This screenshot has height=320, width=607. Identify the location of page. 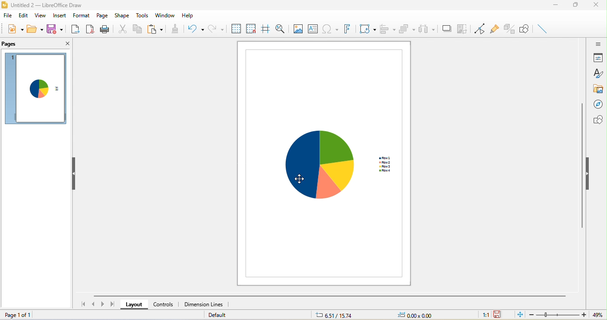
(103, 16).